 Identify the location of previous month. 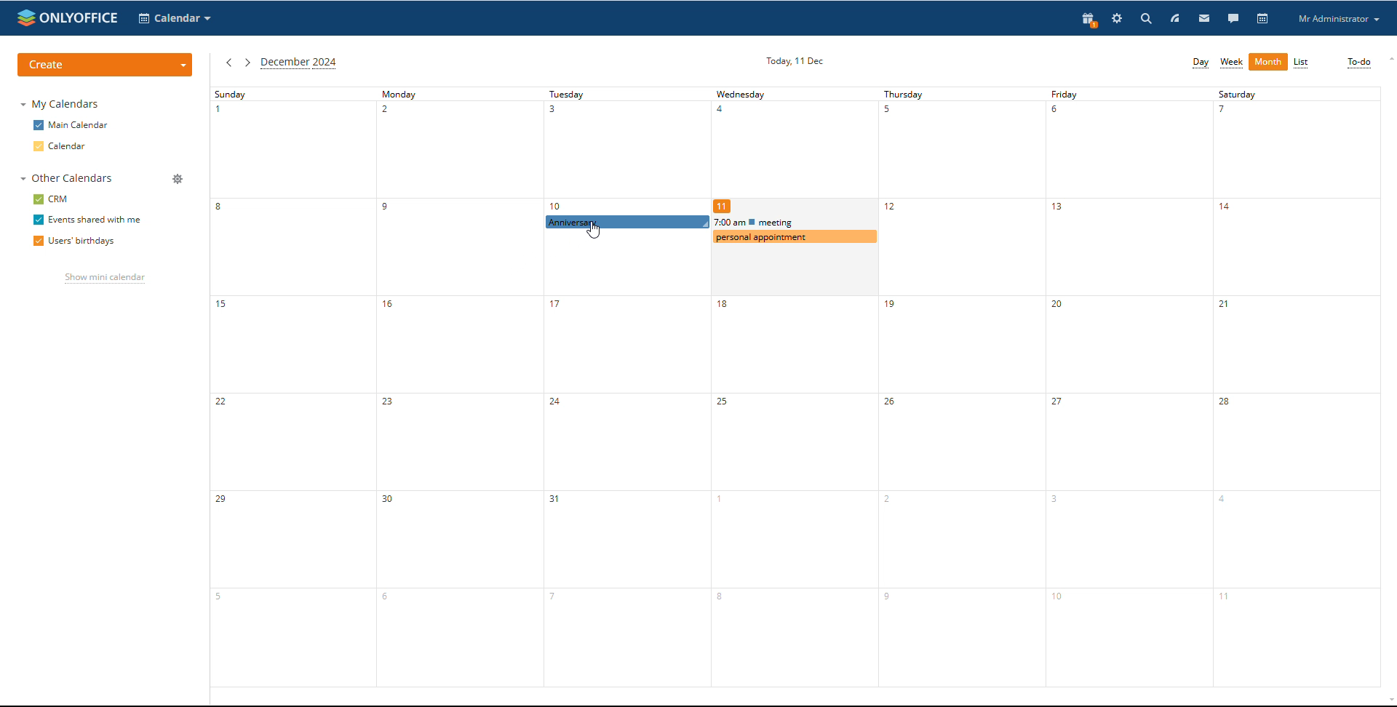
(229, 64).